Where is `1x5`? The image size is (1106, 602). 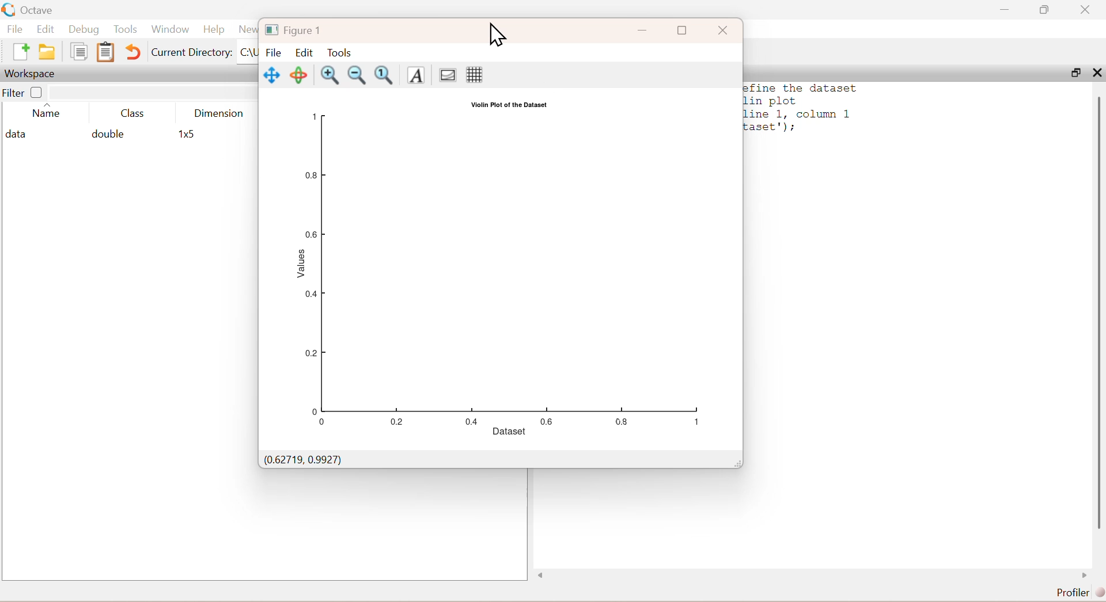
1x5 is located at coordinates (189, 135).